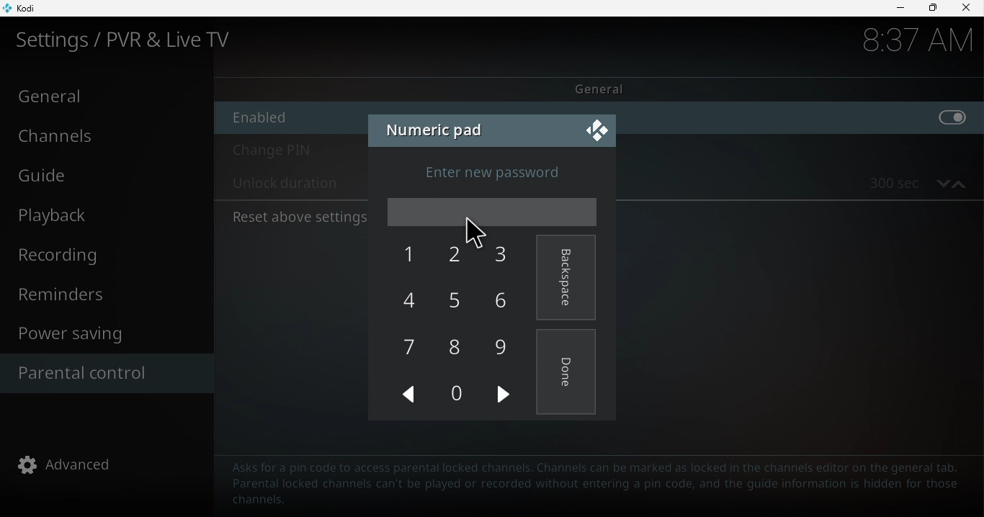 This screenshot has width=984, height=517. Describe the element at coordinates (900, 9) in the screenshot. I see `Minimize` at that location.